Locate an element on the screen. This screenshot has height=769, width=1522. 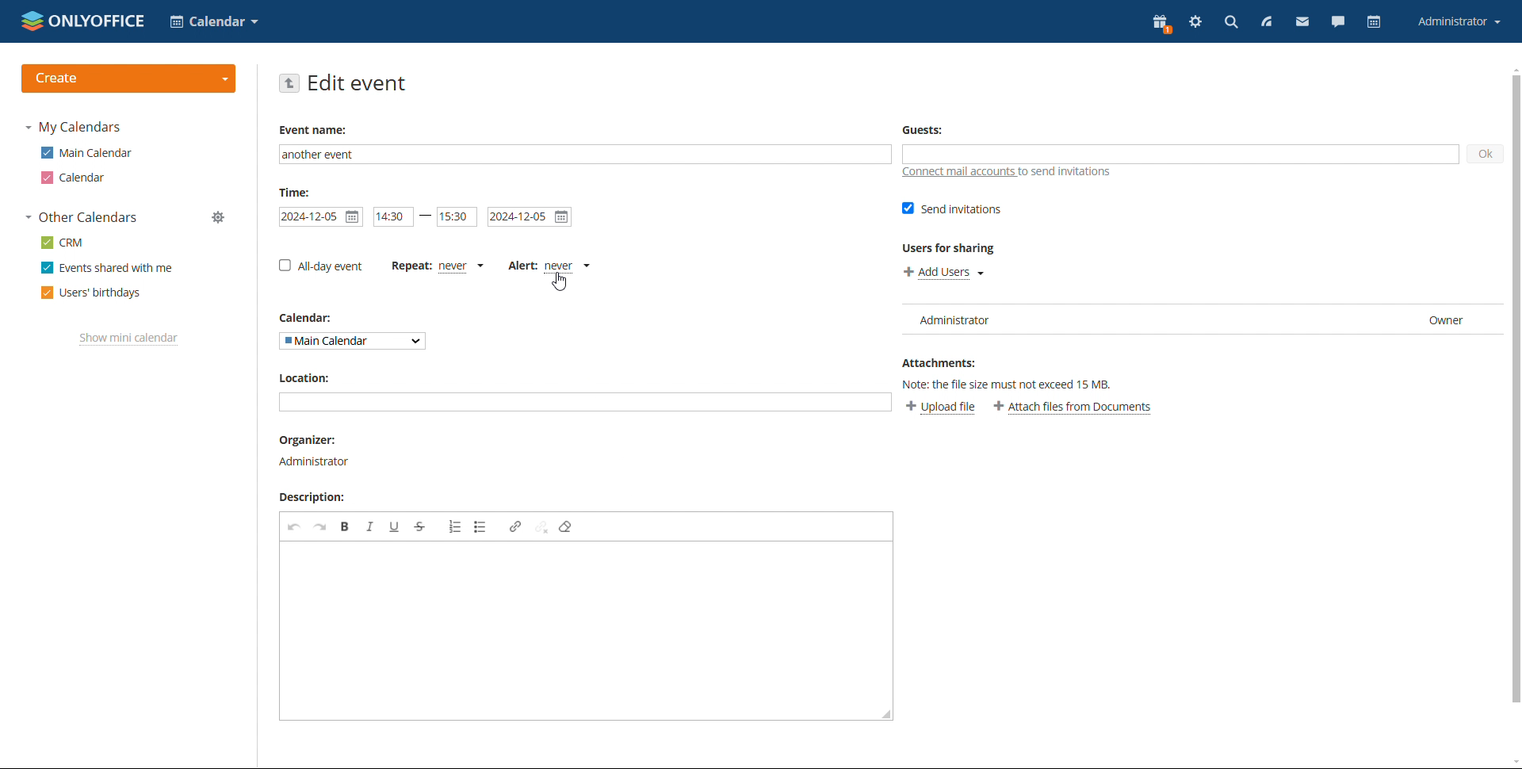
logo is located at coordinates (84, 21).